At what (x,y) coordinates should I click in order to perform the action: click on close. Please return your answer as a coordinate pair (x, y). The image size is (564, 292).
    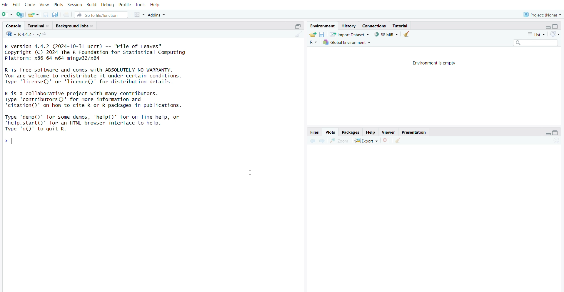
    Looking at the image, I should click on (94, 27).